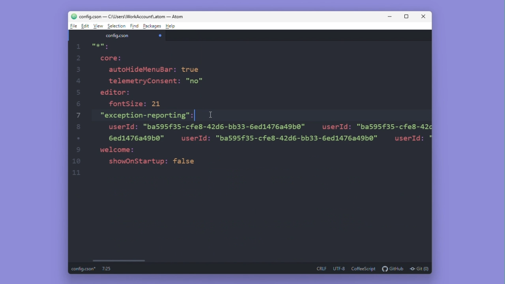 The width and height of the screenshot is (505, 284). Describe the element at coordinates (211, 115) in the screenshot. I see `cursor` at that location.